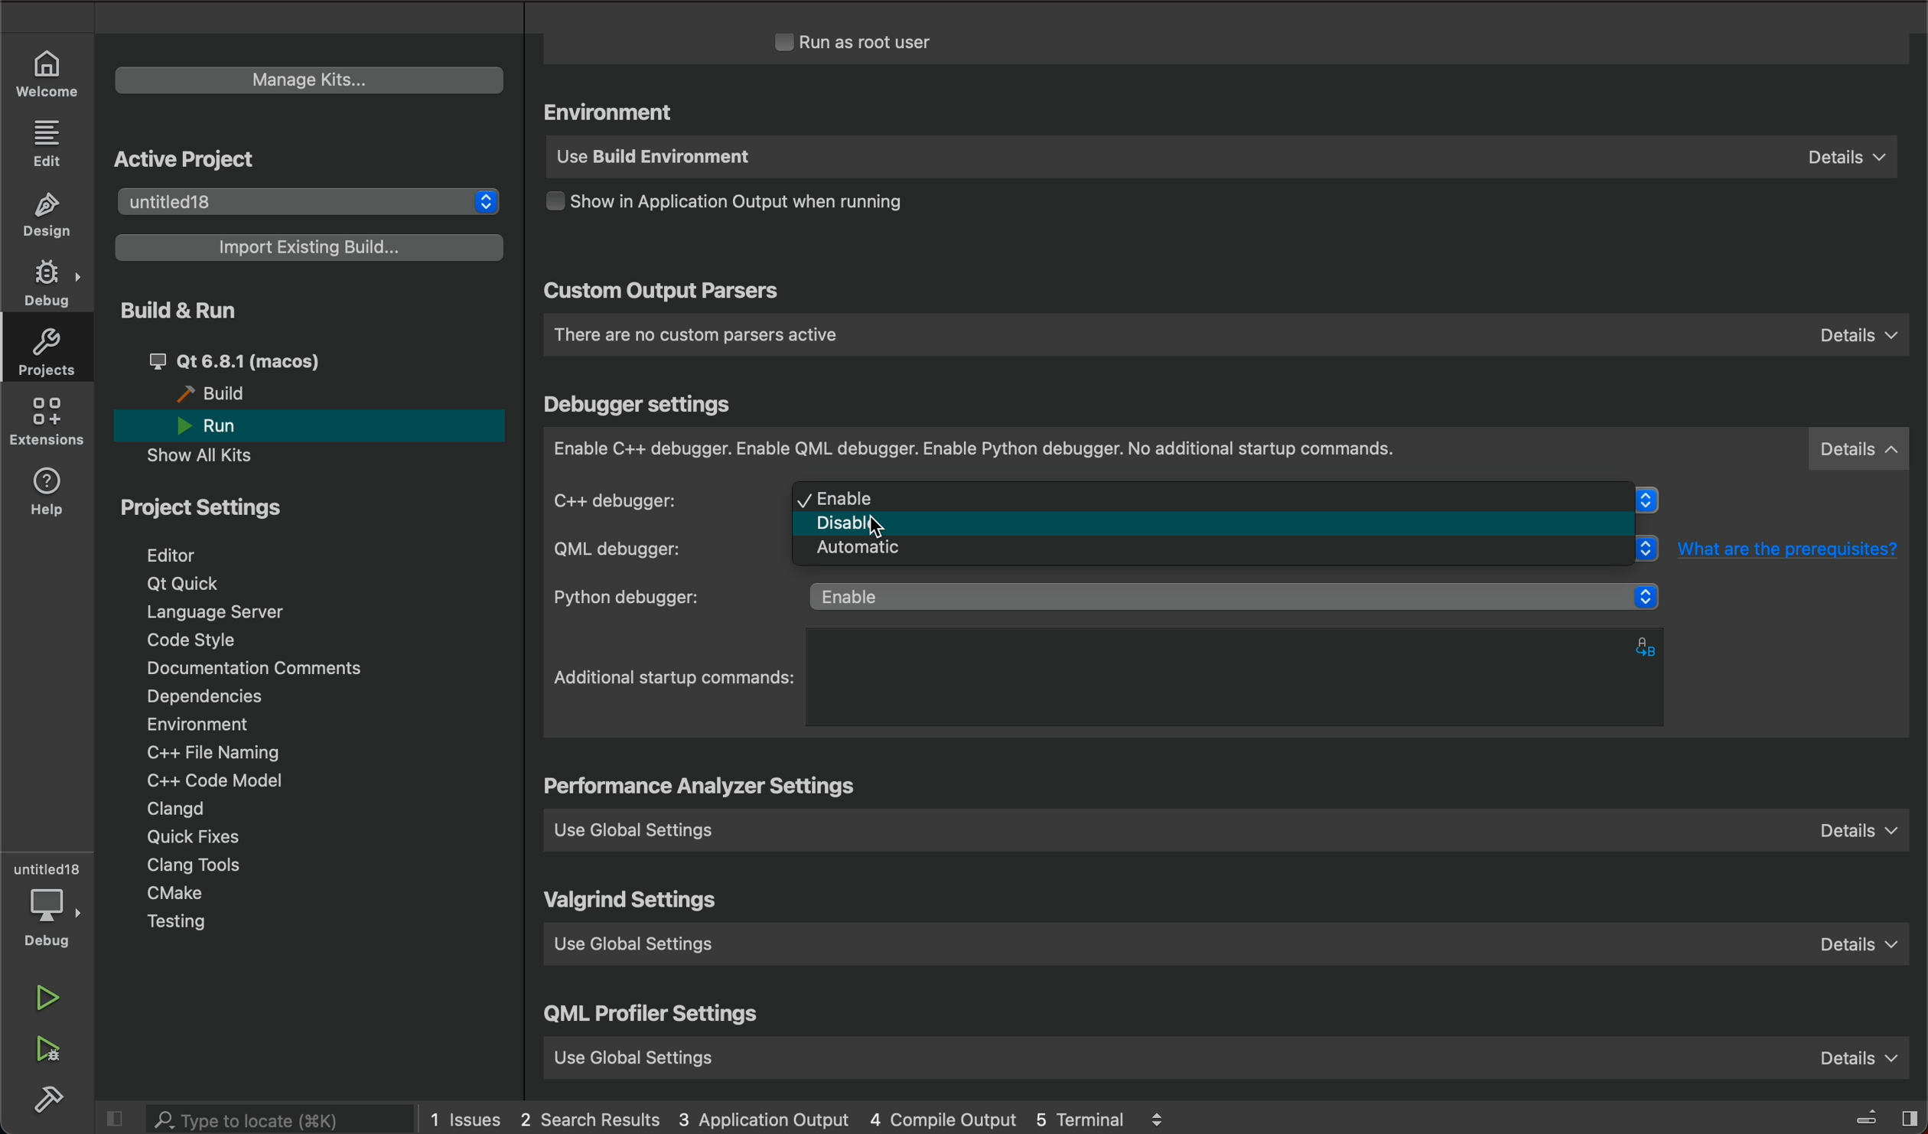  I want to click on untitled, so click(47, 870).